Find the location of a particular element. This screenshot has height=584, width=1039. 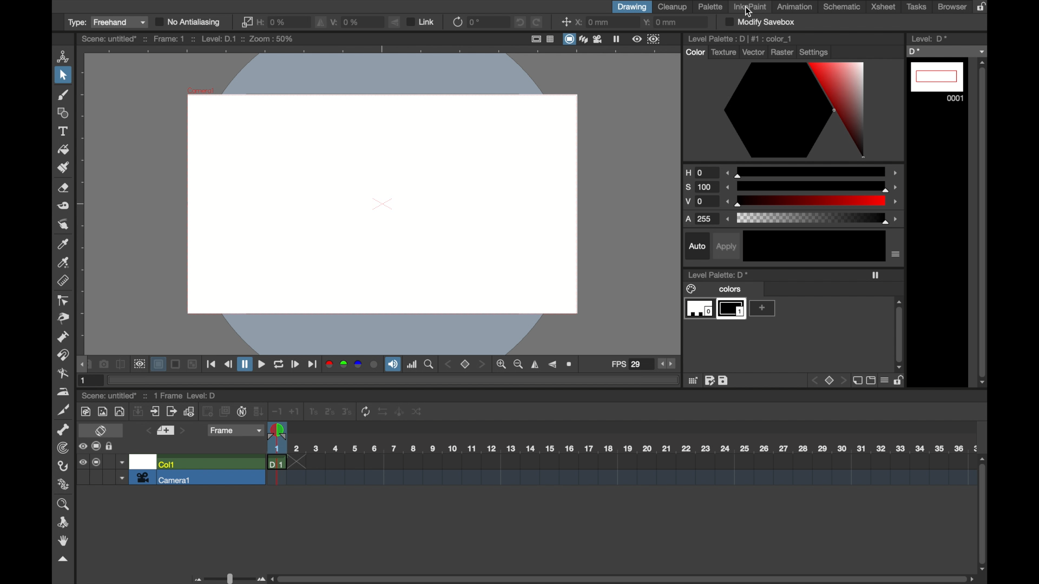

animate is located at coordinates (399, 412).